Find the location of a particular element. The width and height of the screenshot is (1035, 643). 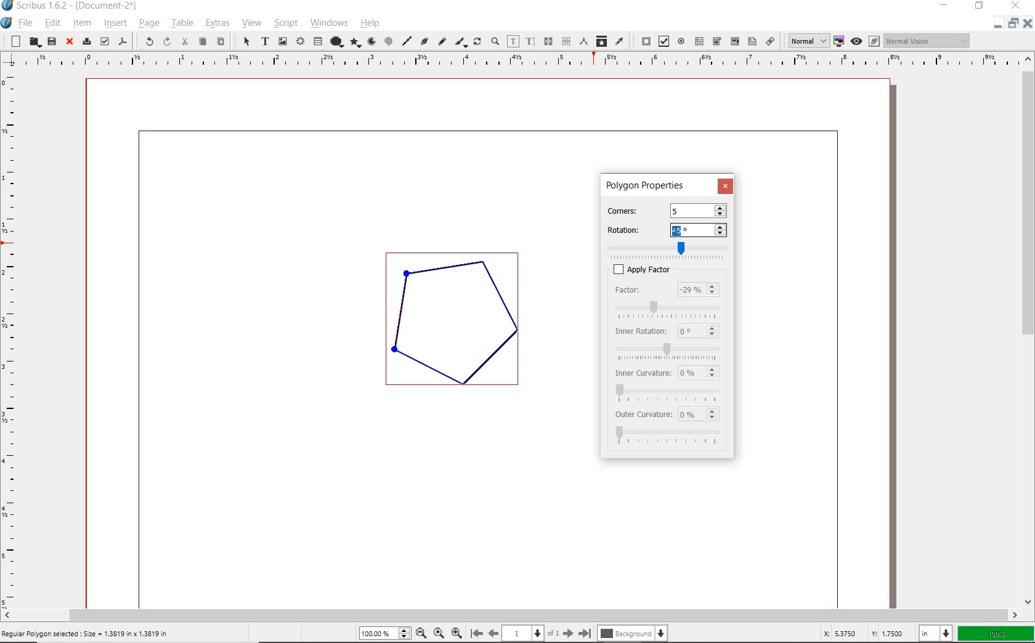

toggle color is located at coordinates (840, 41).